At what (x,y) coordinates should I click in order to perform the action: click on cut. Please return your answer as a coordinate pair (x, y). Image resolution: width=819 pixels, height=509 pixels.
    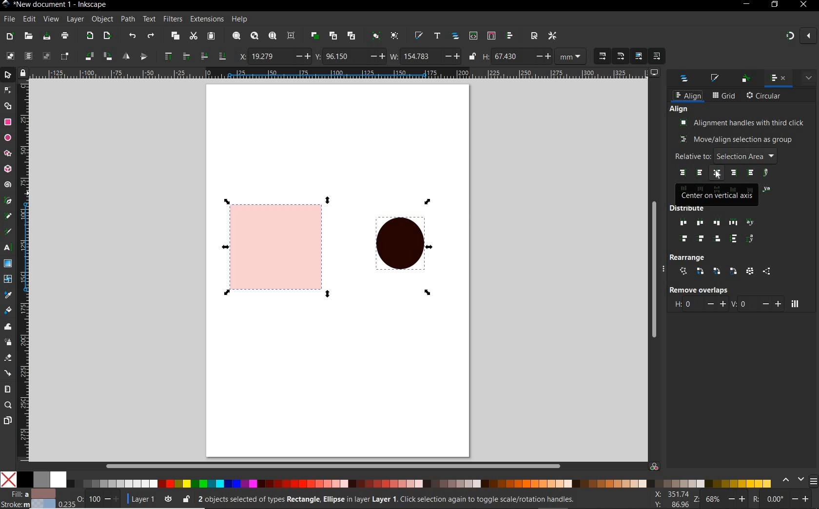
    Looking at the image, I should click on (194, 36).